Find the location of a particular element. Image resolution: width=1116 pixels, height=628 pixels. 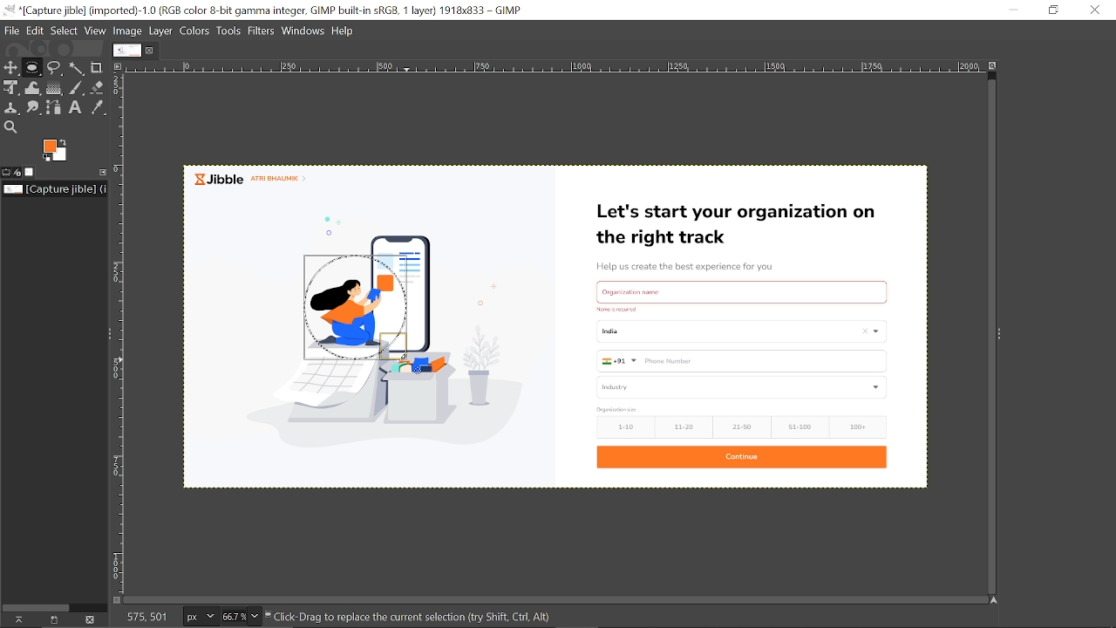

Free select tool is located at coordinates (56, 68).